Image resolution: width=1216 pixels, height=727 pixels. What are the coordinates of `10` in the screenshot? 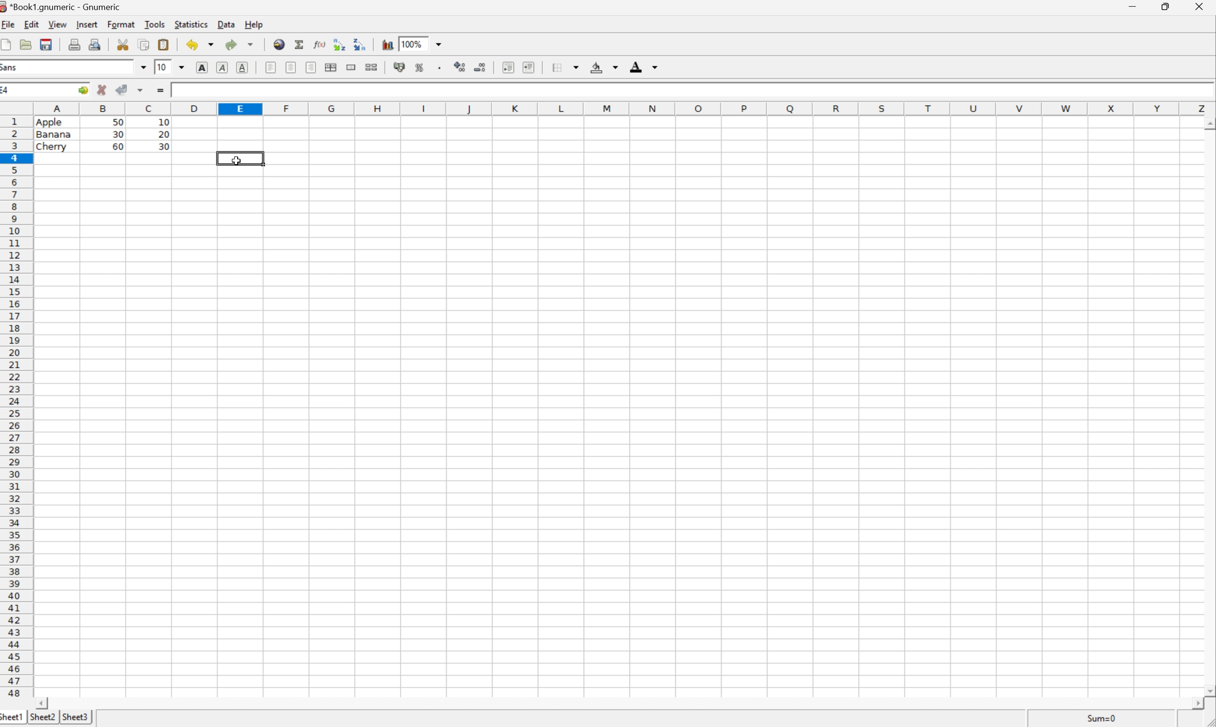 It's located at (160, 67).